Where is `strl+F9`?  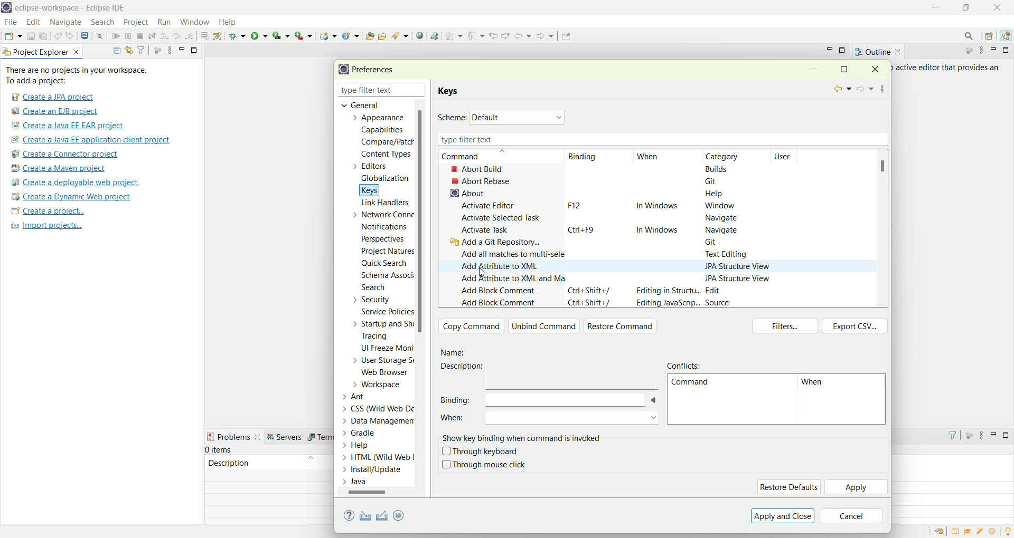 strl+F9 is located at coordinates (585, 229).